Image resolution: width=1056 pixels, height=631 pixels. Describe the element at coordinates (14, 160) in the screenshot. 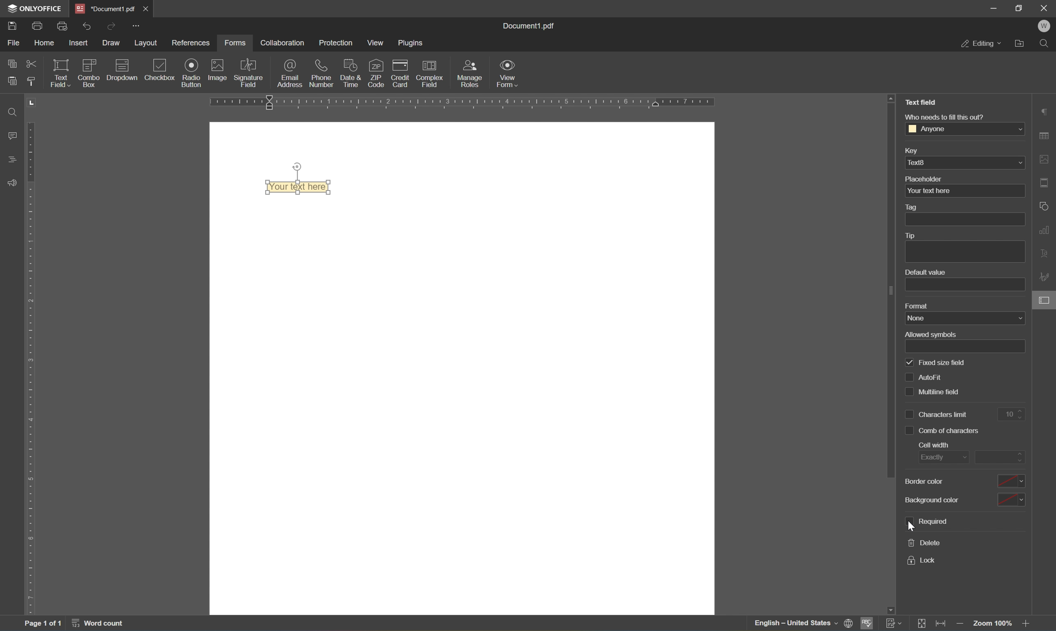

I see `headings` at that location.